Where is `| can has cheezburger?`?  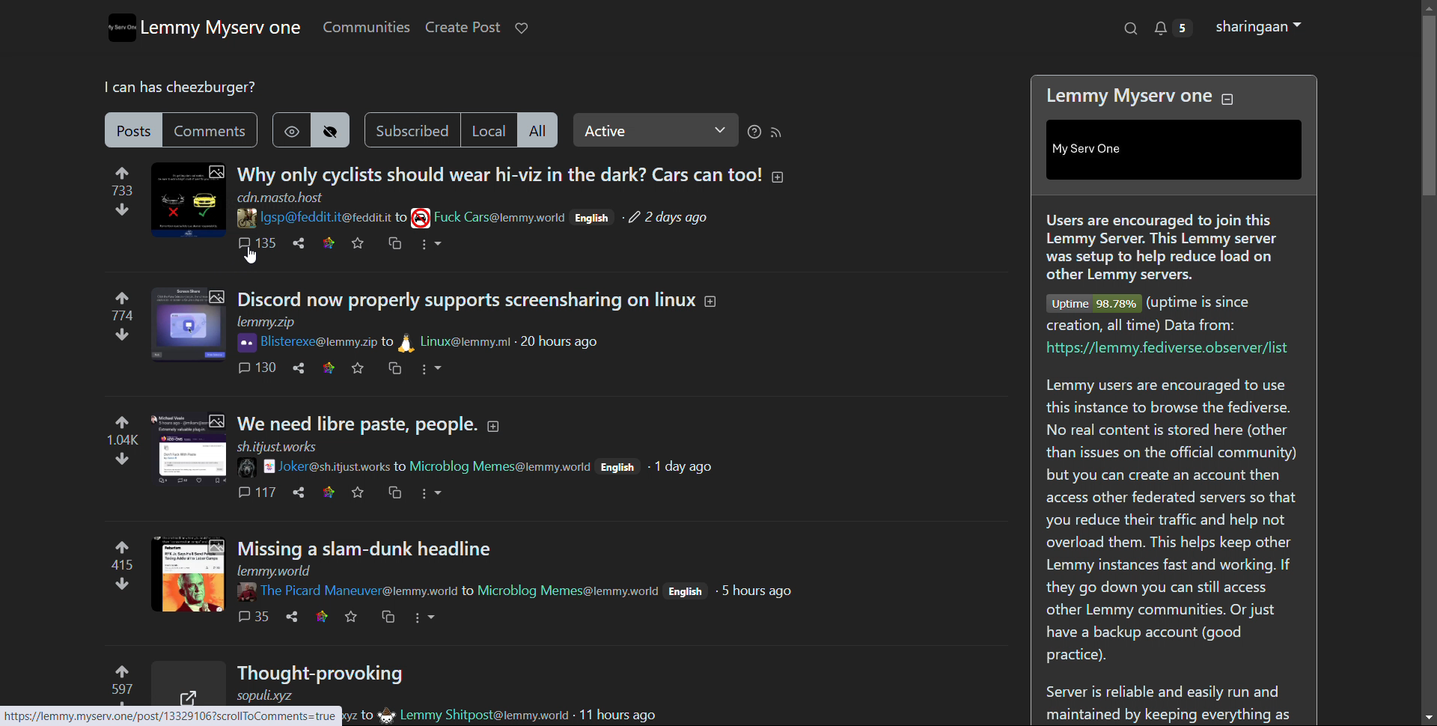
| can has cheezburger? is located at coordinates (177, 88).